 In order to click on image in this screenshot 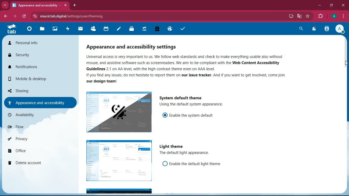, I will do `click(119, 191)`.